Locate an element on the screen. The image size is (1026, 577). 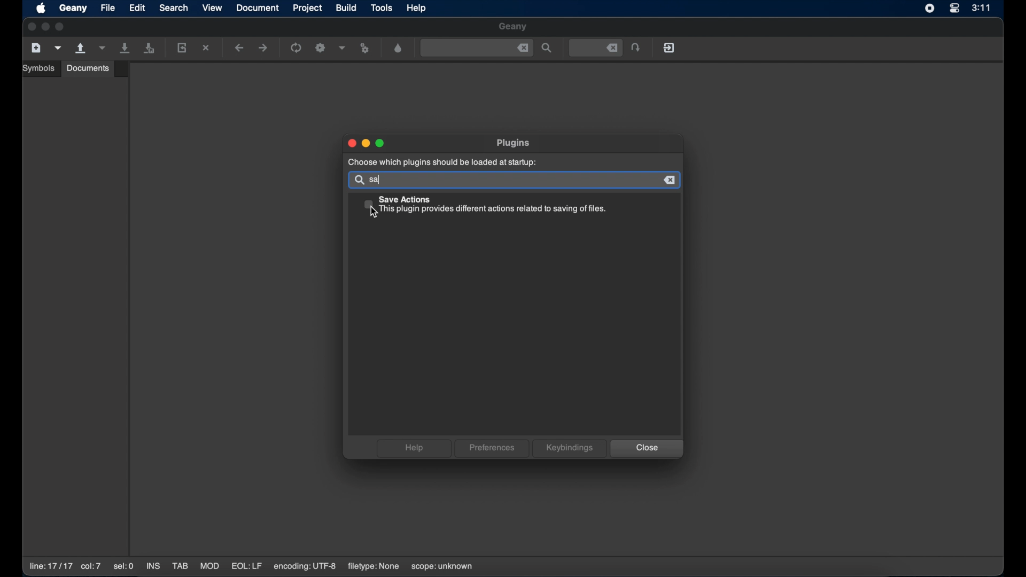
close is located at coordinates (351, 143).